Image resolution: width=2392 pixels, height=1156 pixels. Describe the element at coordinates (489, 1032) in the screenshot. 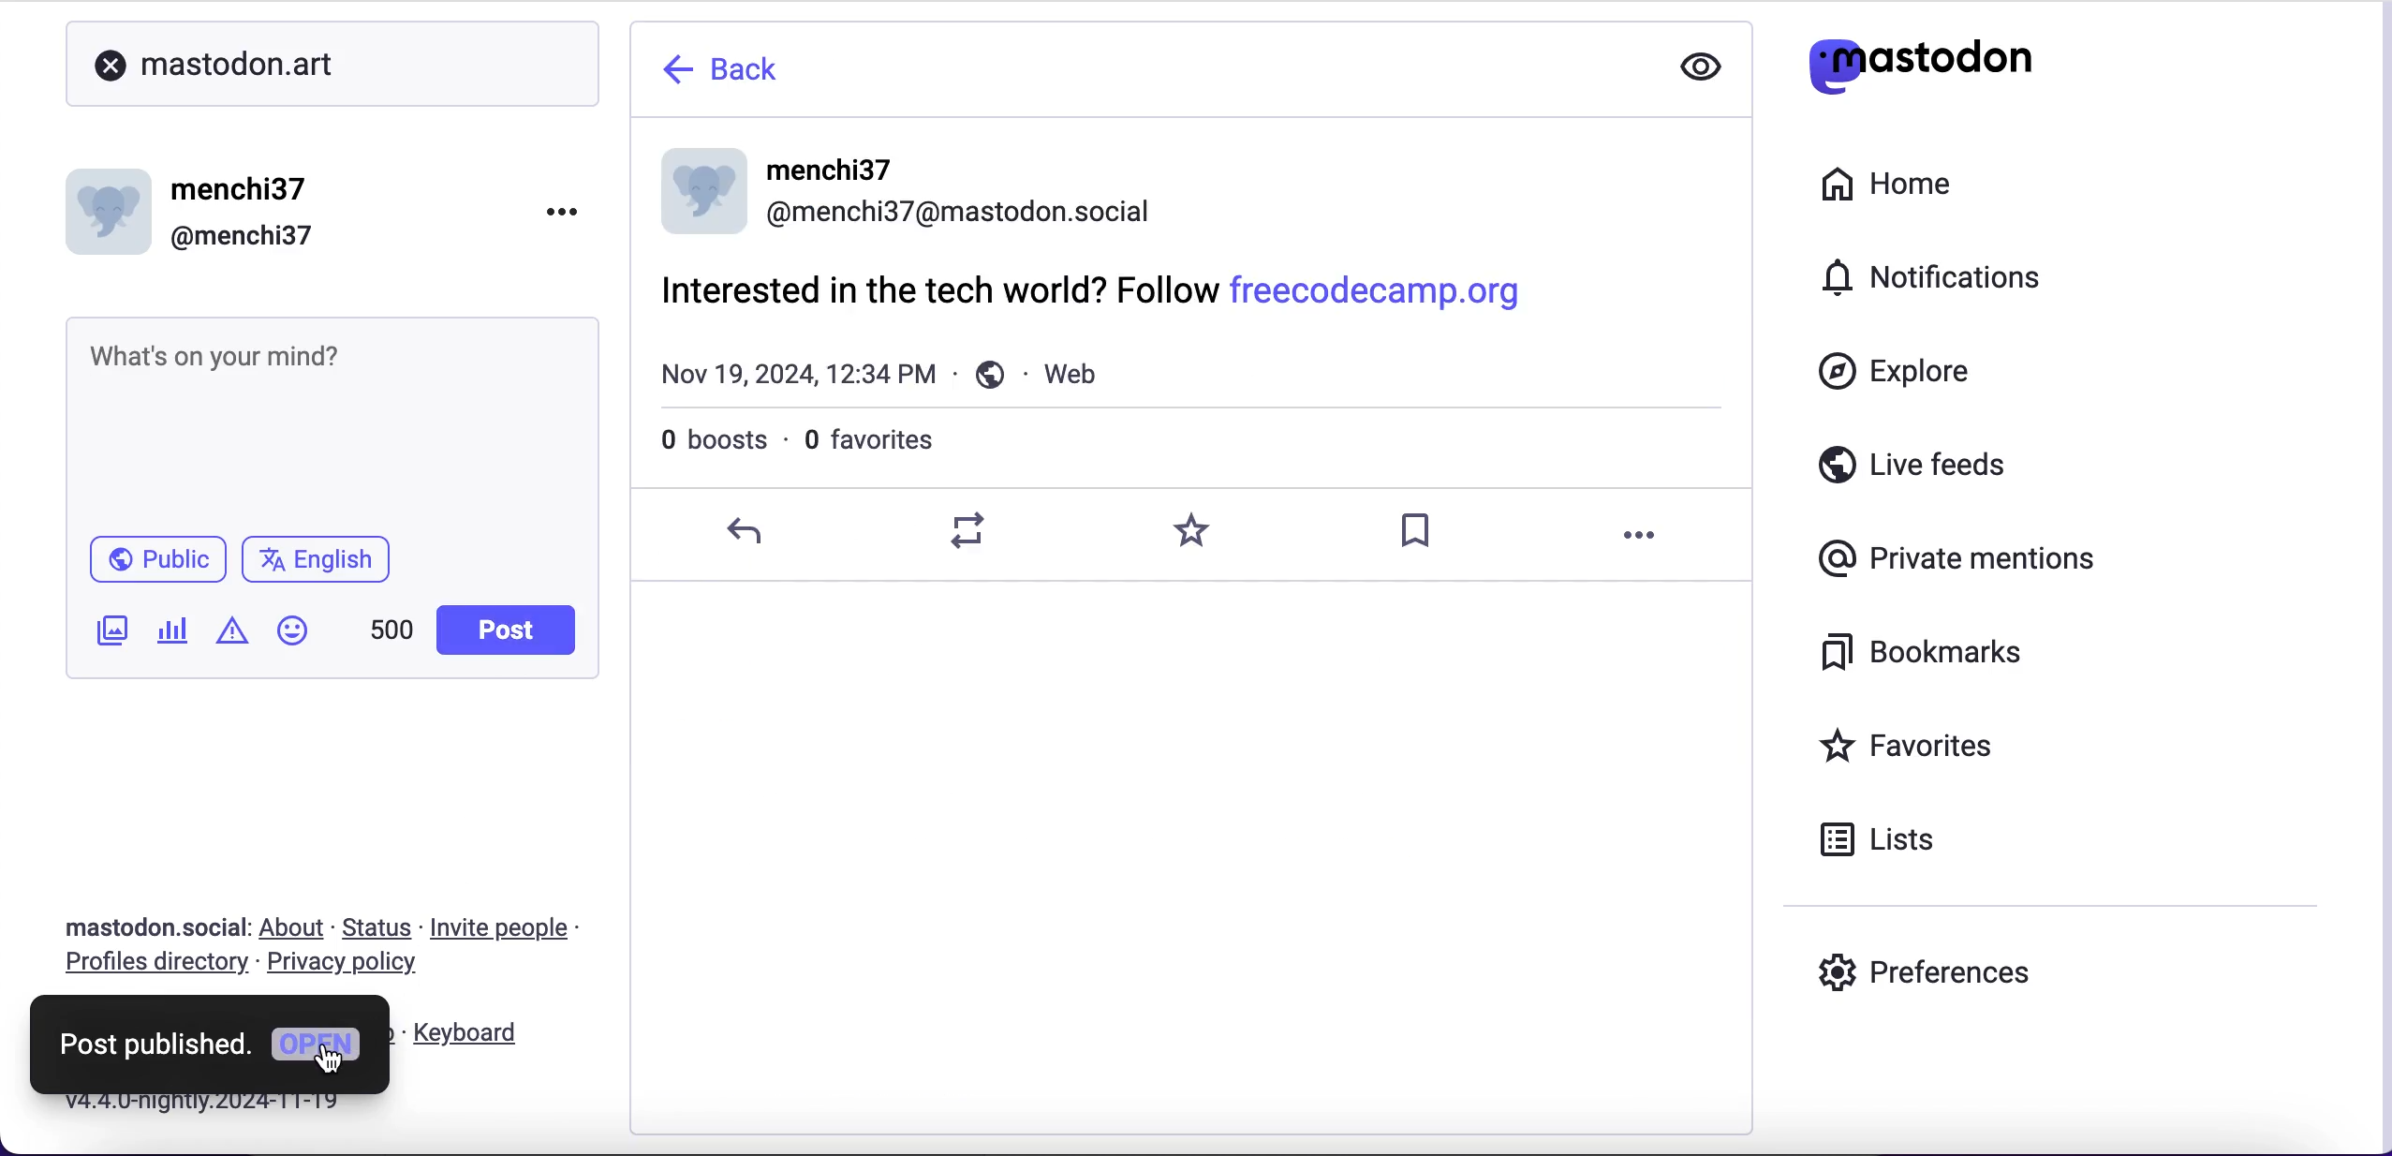

I see `keyboard` at that location.